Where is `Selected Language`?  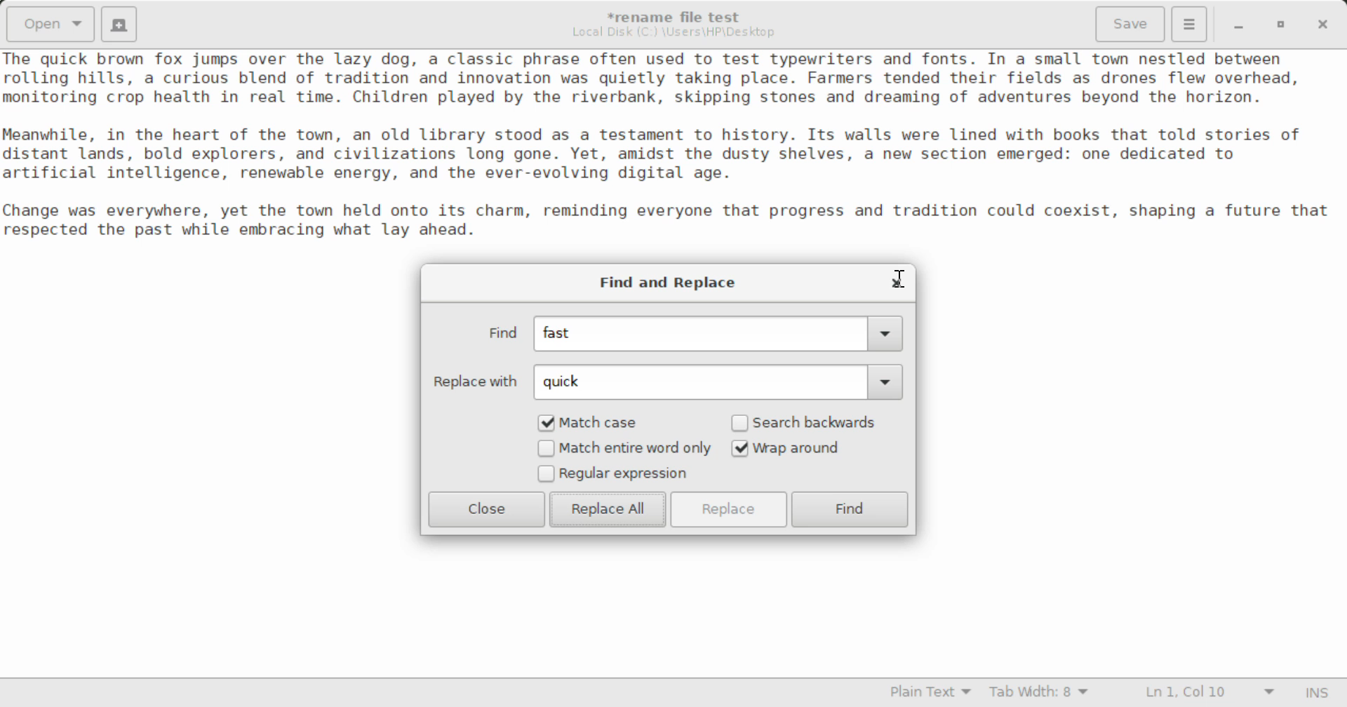
Selected Language is located at coordinates (923, 694).